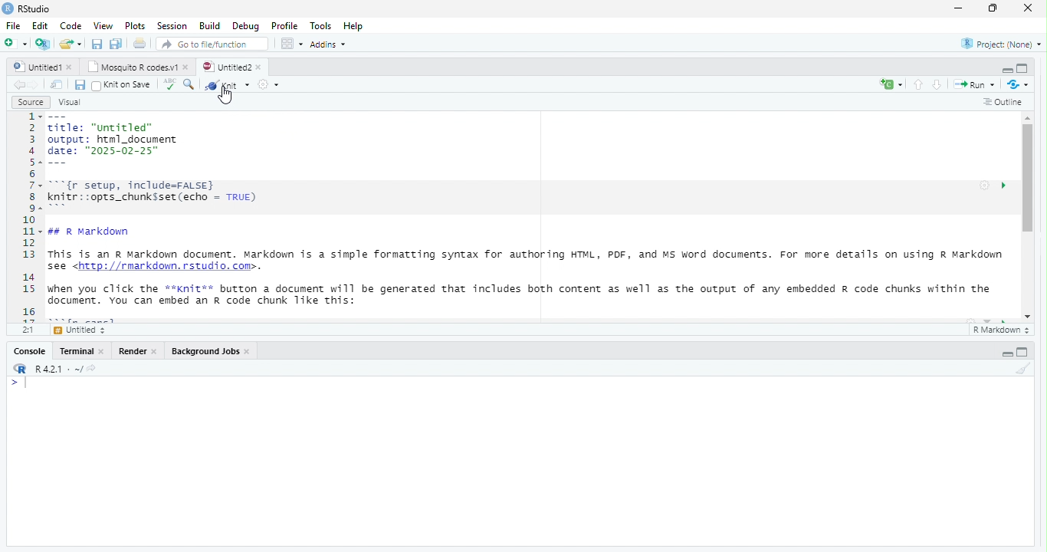 The image size is (1047, 552). What do you see at coordinates (187, 67) in the screenshot?
I see `close` at bounding box center [187, 67].